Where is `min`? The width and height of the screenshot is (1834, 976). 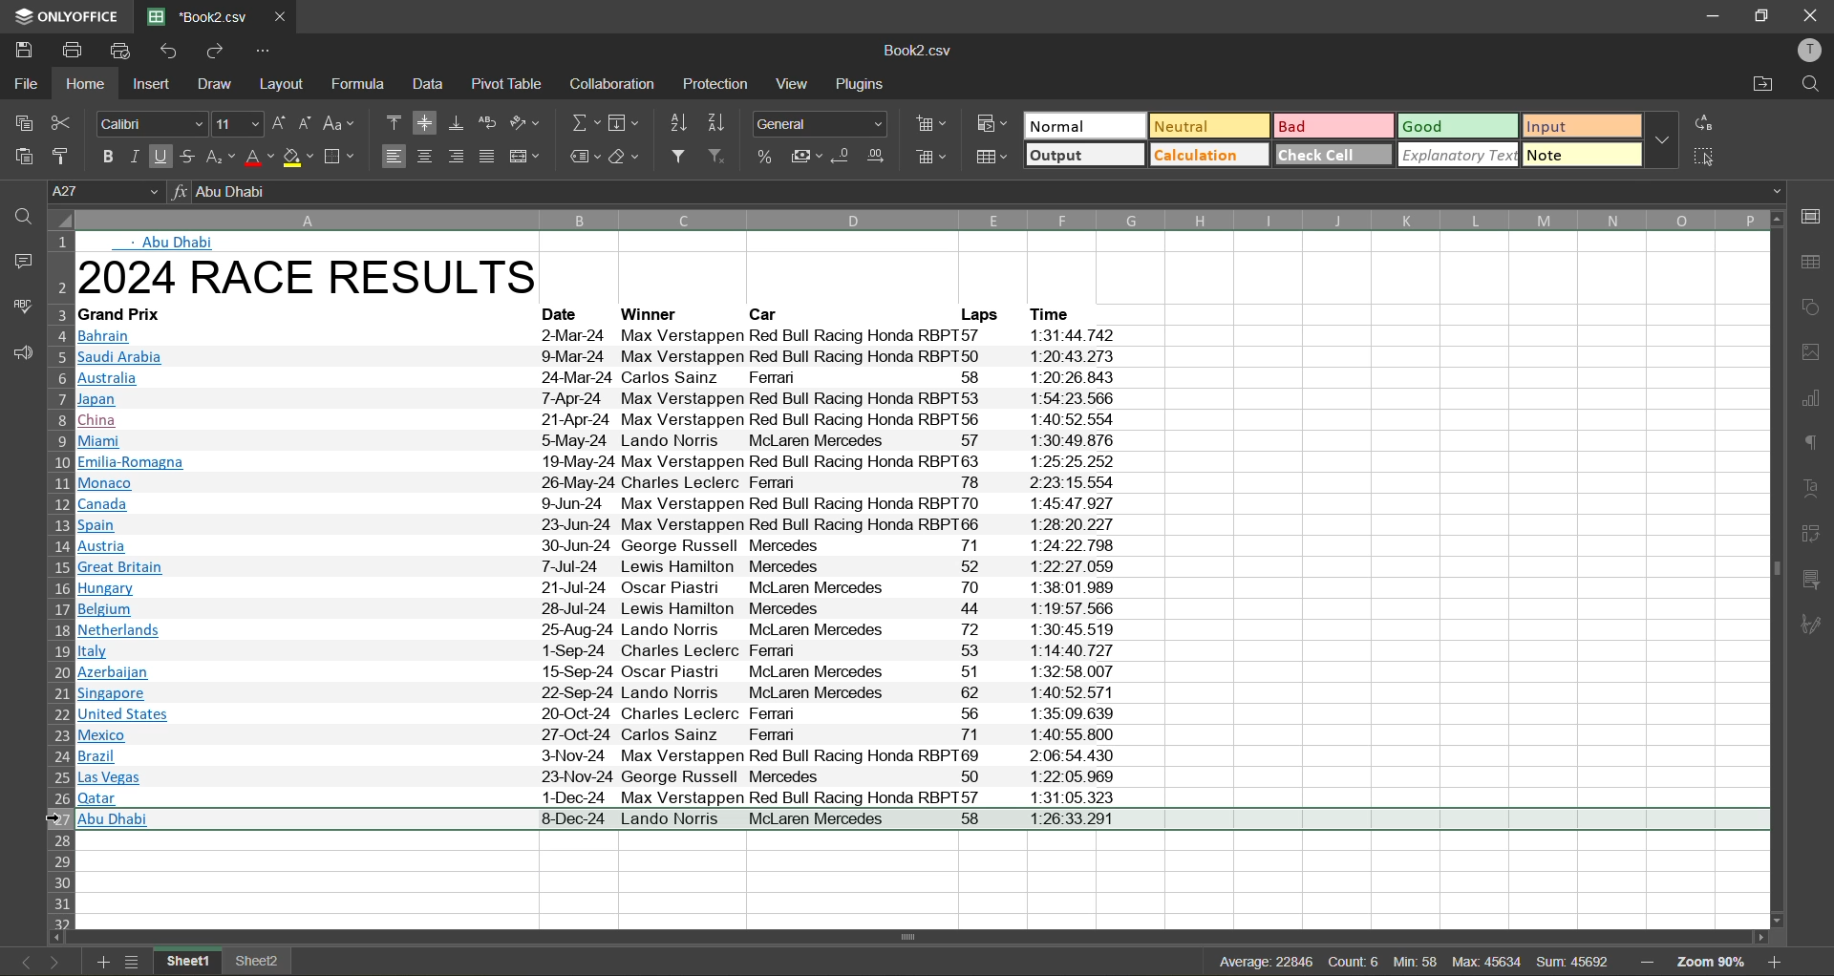
min is located at coordinates (1414, 964).